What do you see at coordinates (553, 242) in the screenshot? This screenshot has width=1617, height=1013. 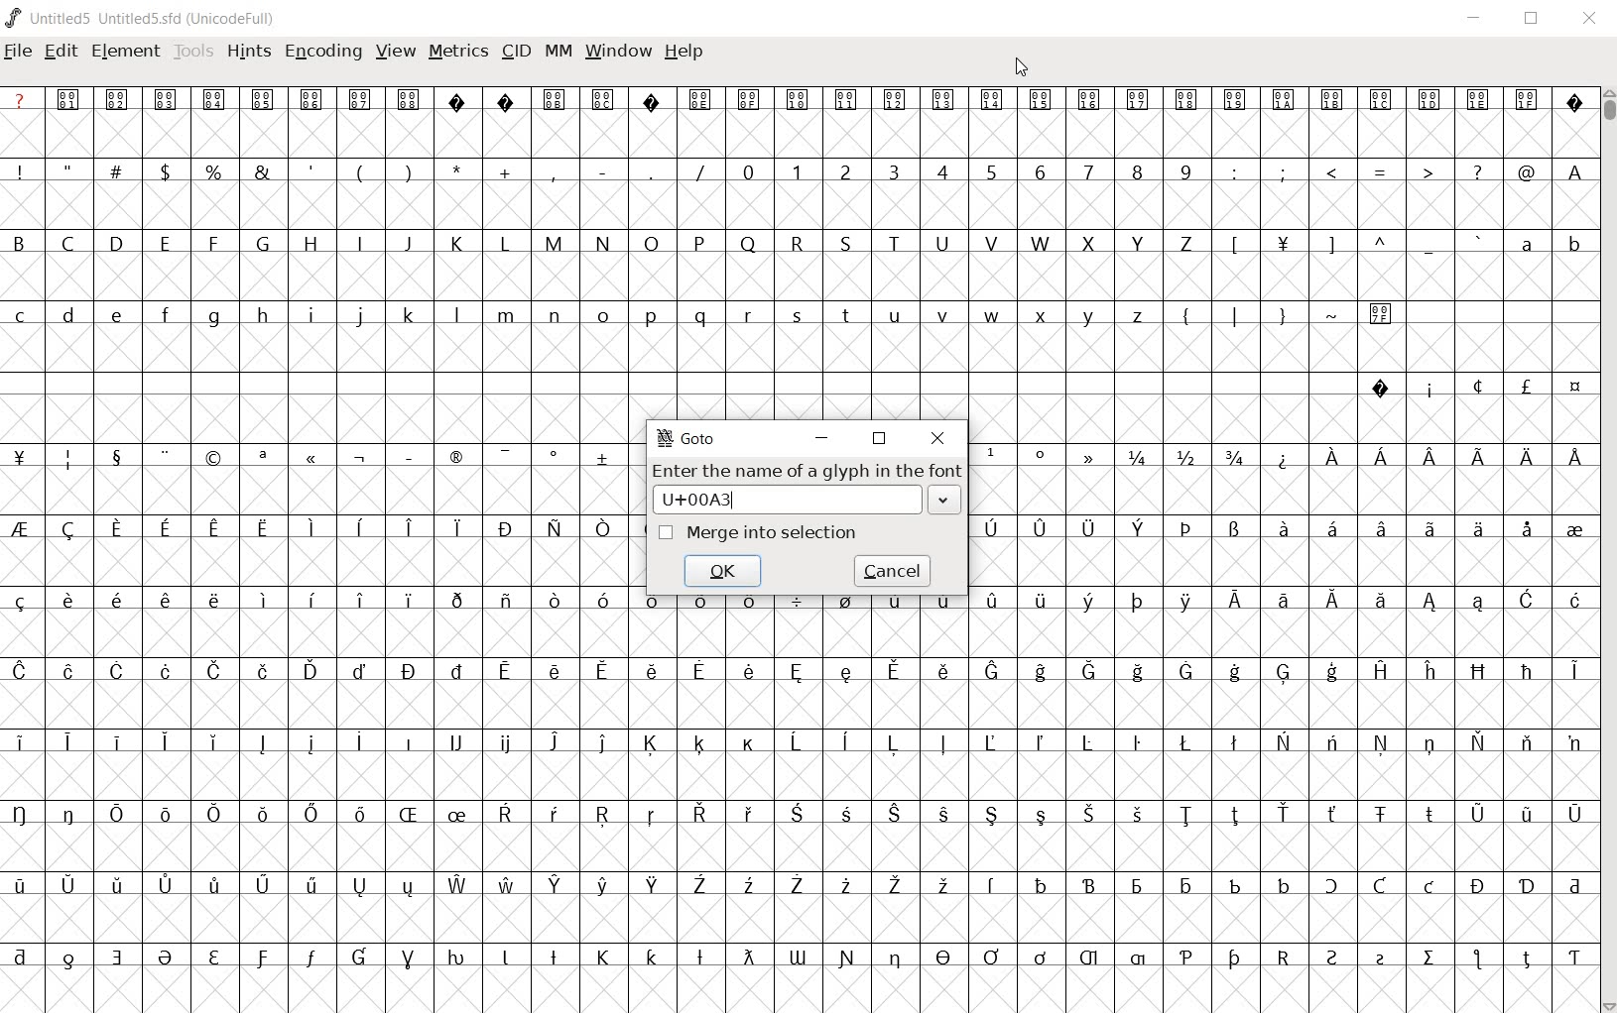 I see `M` at bounding box center [553, 242].